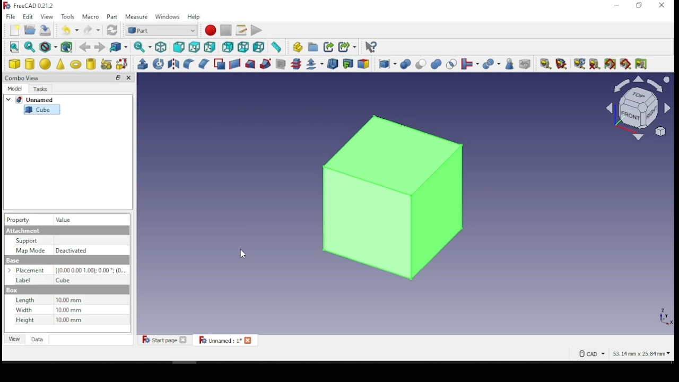 The image size is (679, 382). I want to click on section, so click(281, 64).